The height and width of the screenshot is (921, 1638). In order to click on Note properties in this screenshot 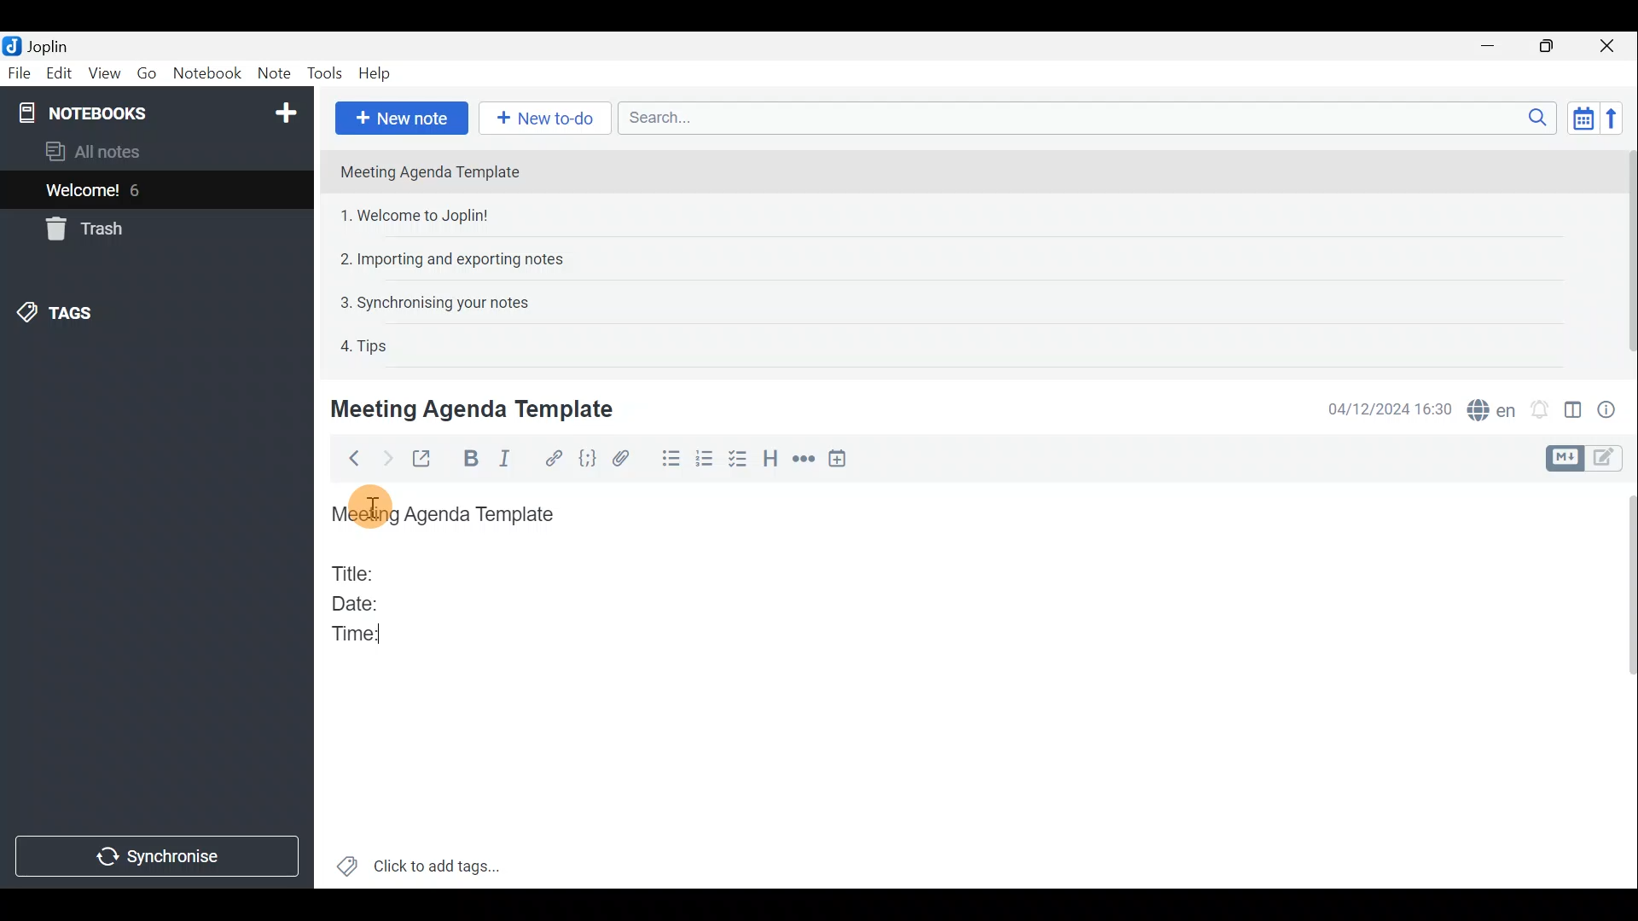, I will do `click(1612, 408)`.